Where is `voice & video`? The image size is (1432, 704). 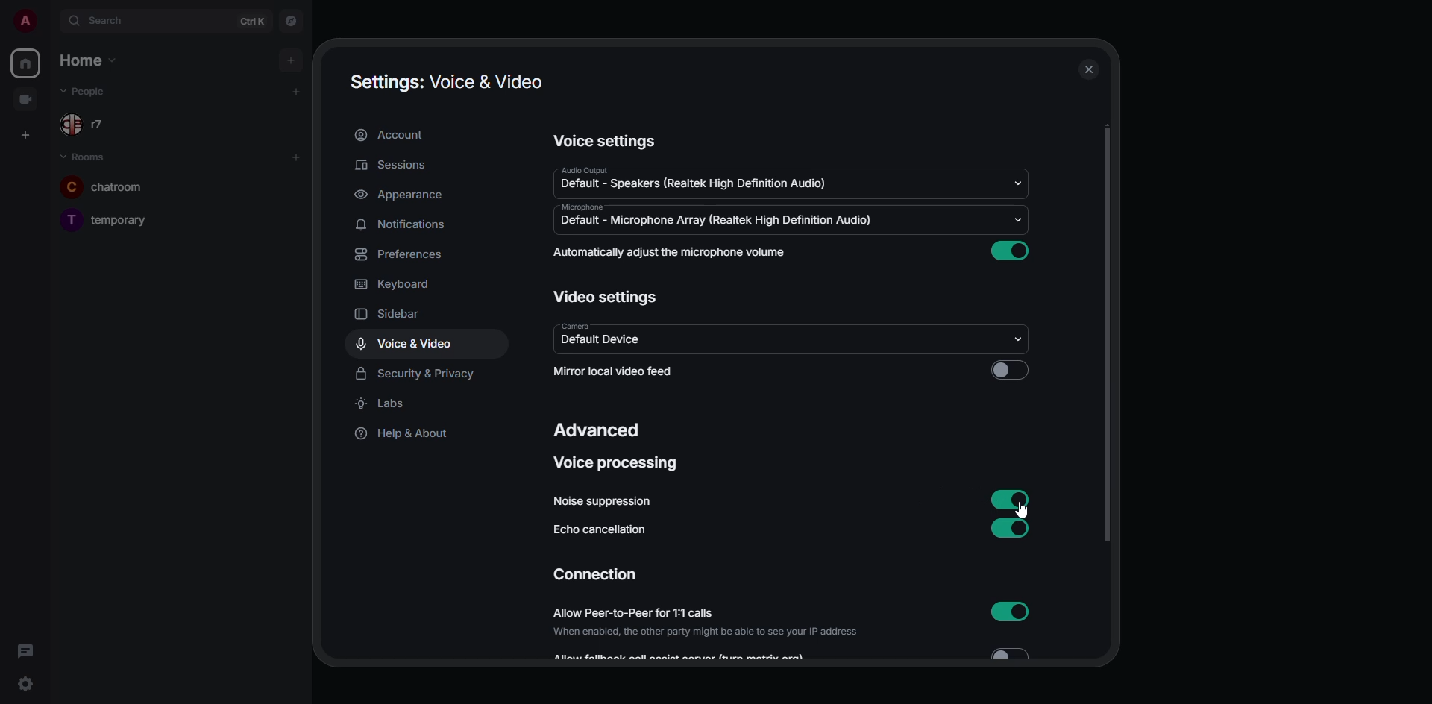
voice & video is located at coordinates (401, 345).